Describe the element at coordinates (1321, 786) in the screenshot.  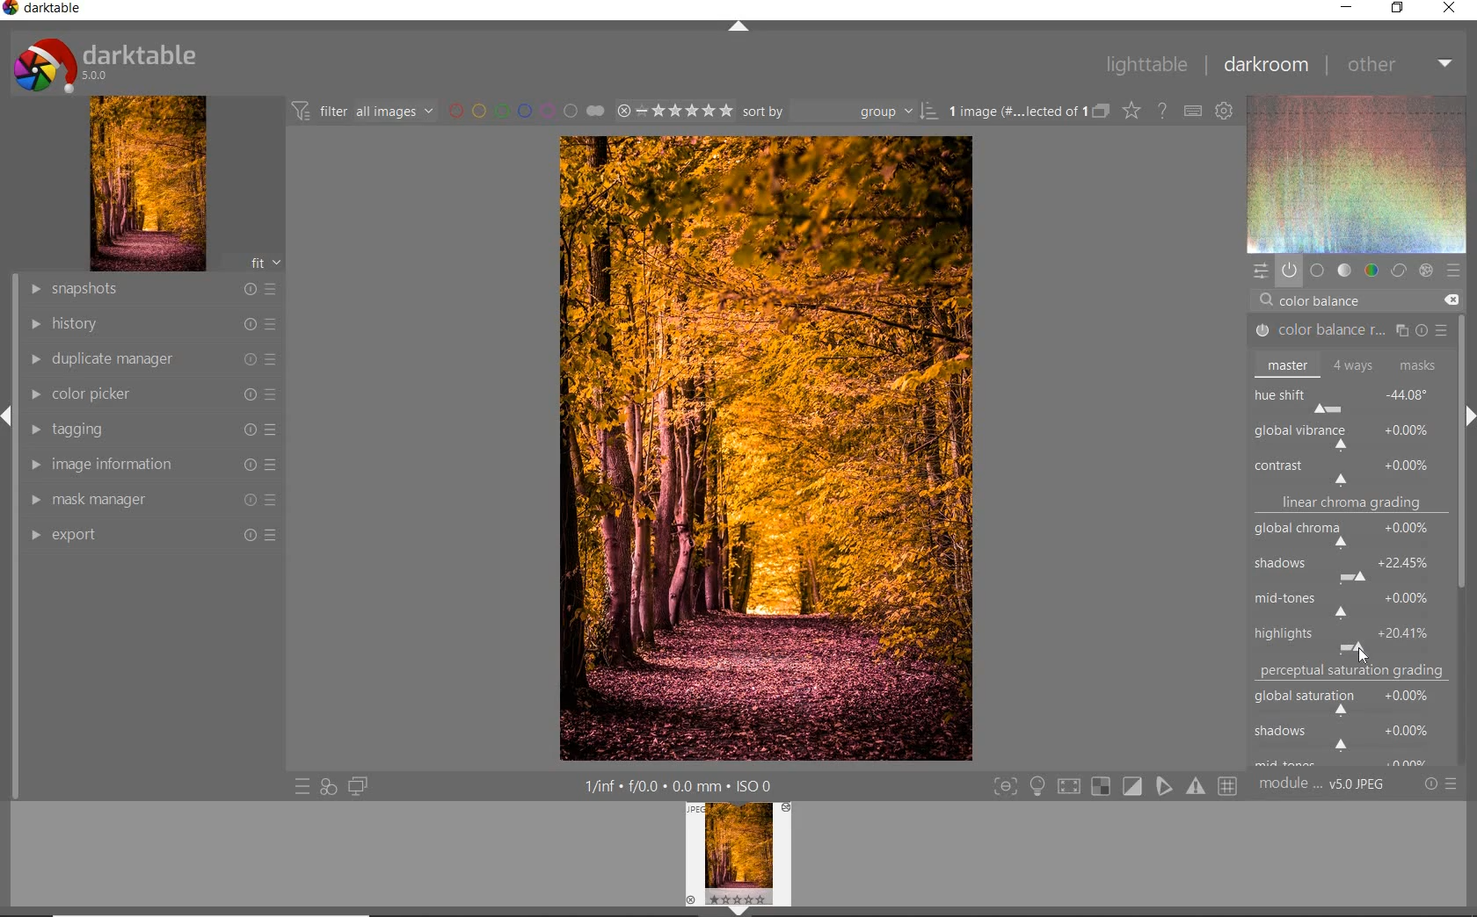
I see `module order` at that location.